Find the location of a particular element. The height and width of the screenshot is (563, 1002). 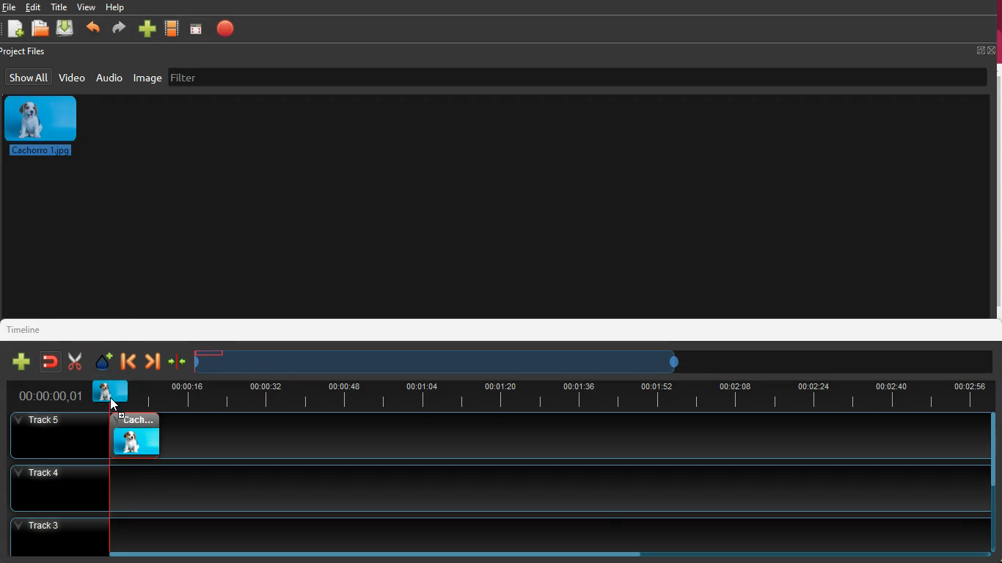

video is located at coordinates (70, 79).